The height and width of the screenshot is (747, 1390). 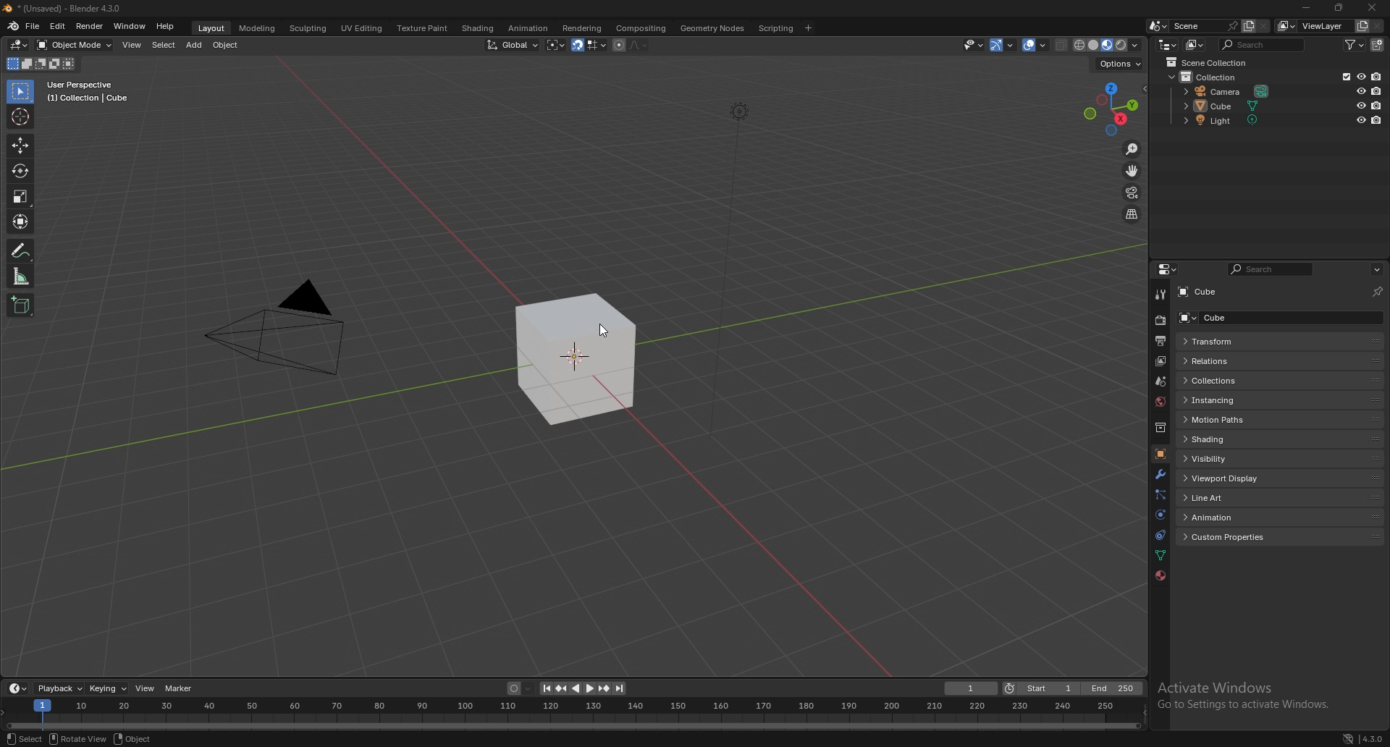 I want to click on line art, so click(x=1283, y=497).